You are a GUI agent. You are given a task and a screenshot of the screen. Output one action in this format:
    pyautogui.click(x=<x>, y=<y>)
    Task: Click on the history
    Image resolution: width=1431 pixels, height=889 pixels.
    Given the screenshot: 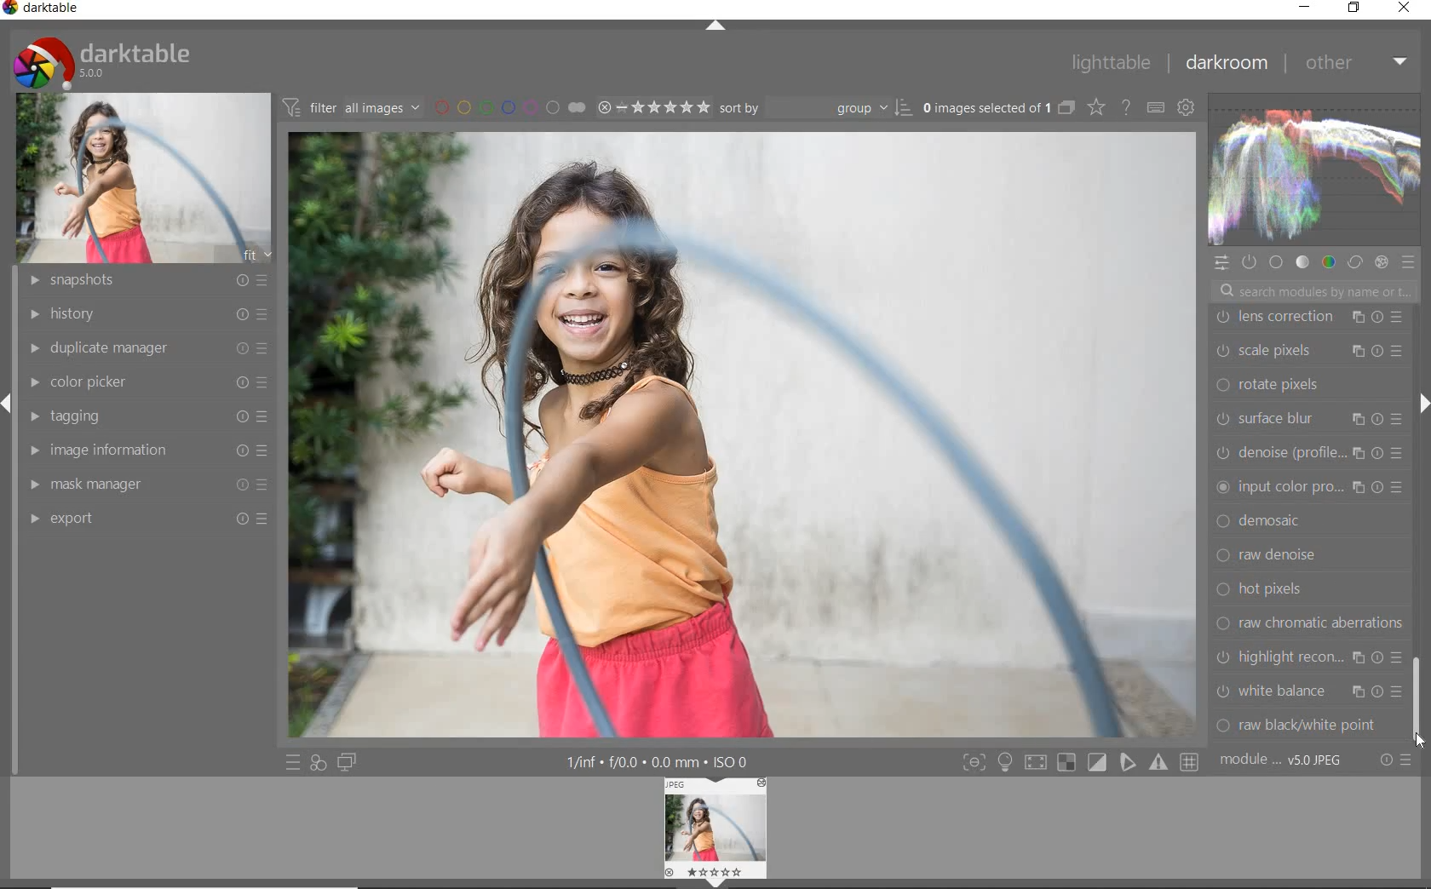 What is the action you would take?
    pyautogui.click(x=142, y=313)
    